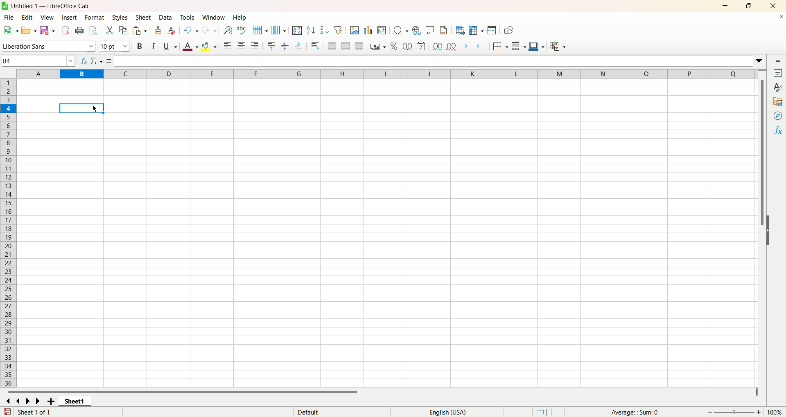 This screenshot has width=786, height=417. What do you see at coordinates (124, 30) in the screenshot?
I see `copy` at bounding box center [124, 30].